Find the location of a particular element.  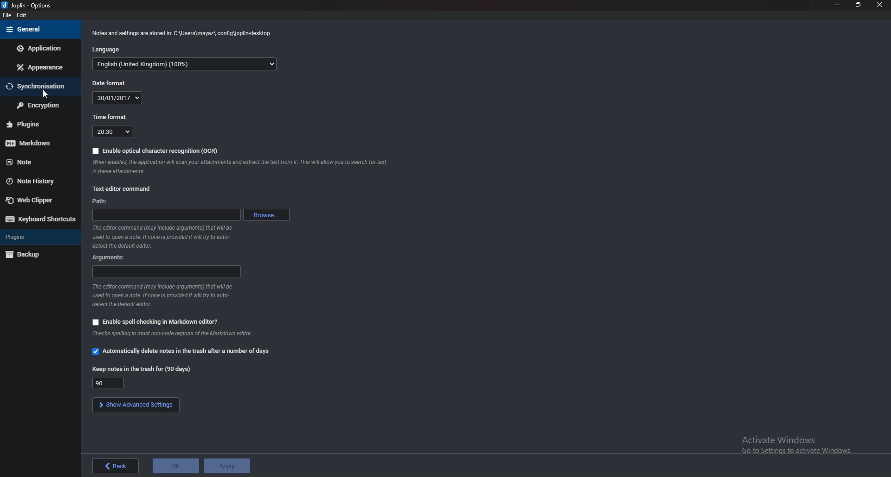

appearance is located at coordinates (42, 67).